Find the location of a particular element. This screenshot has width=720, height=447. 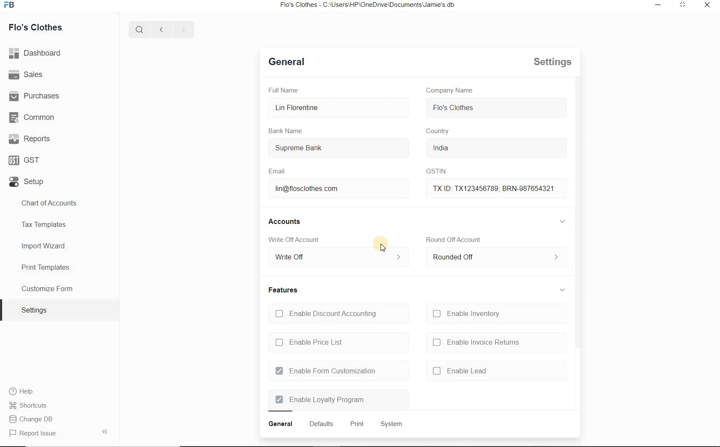

Tax Templates is located at coordinates (59, 226).